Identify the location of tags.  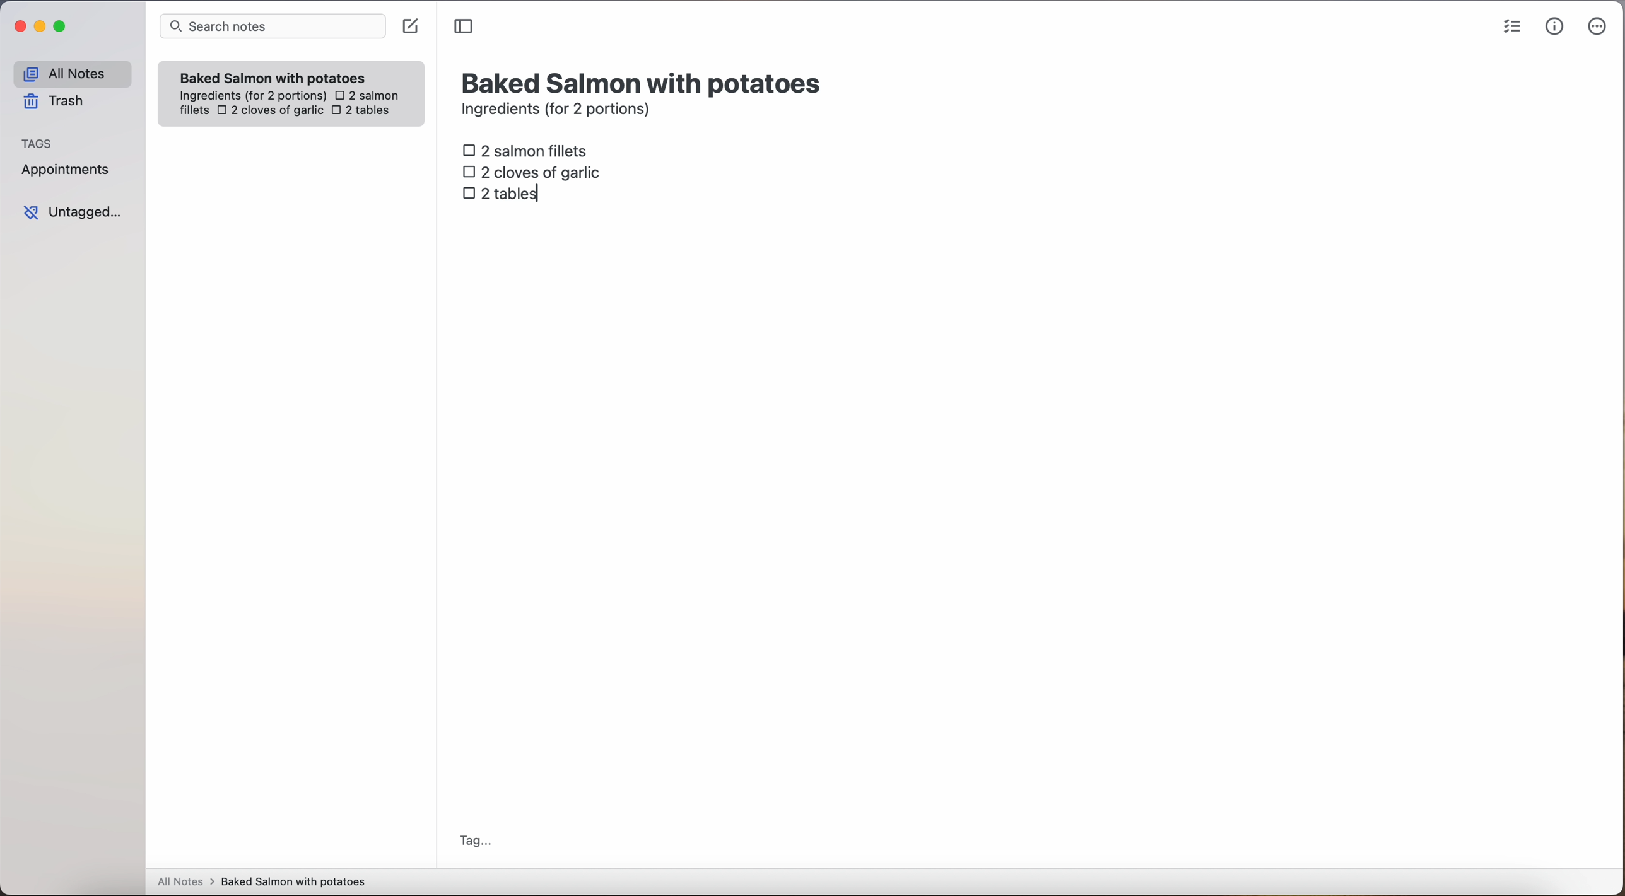
(37, 142).